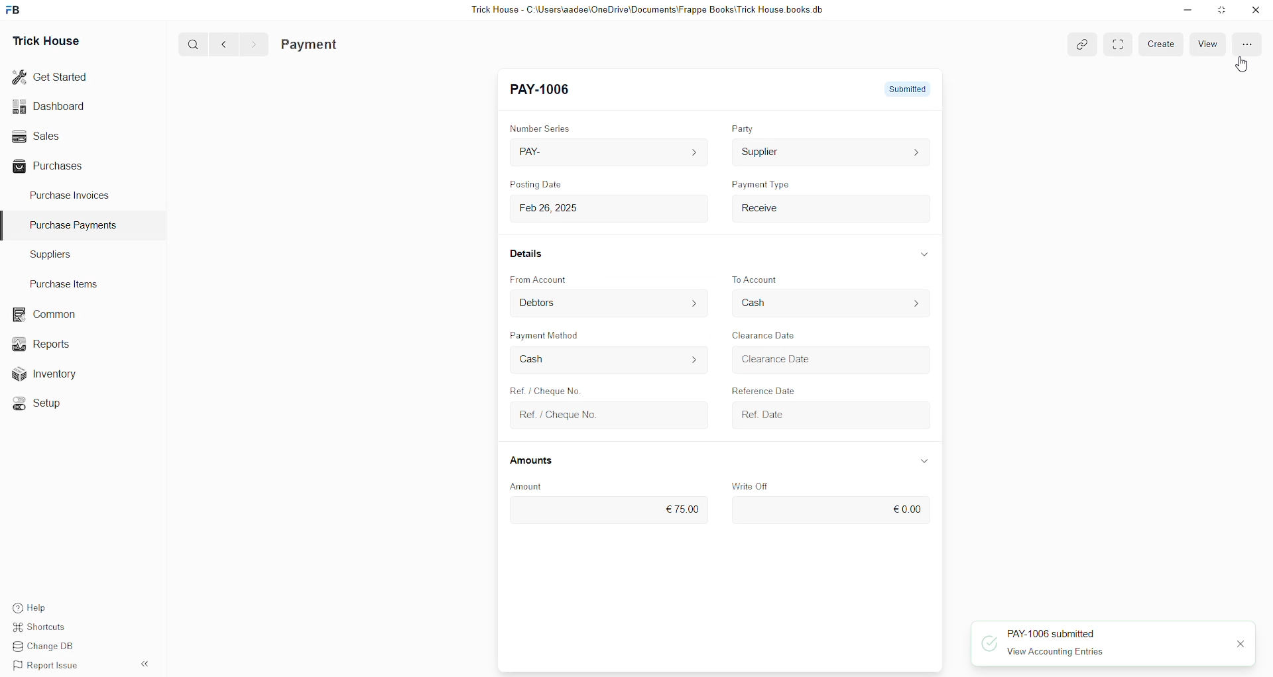  What do you see at coordinates (1223, 13) in the screenshot?
I see `Maximize` at bounding box center [1223, 13].